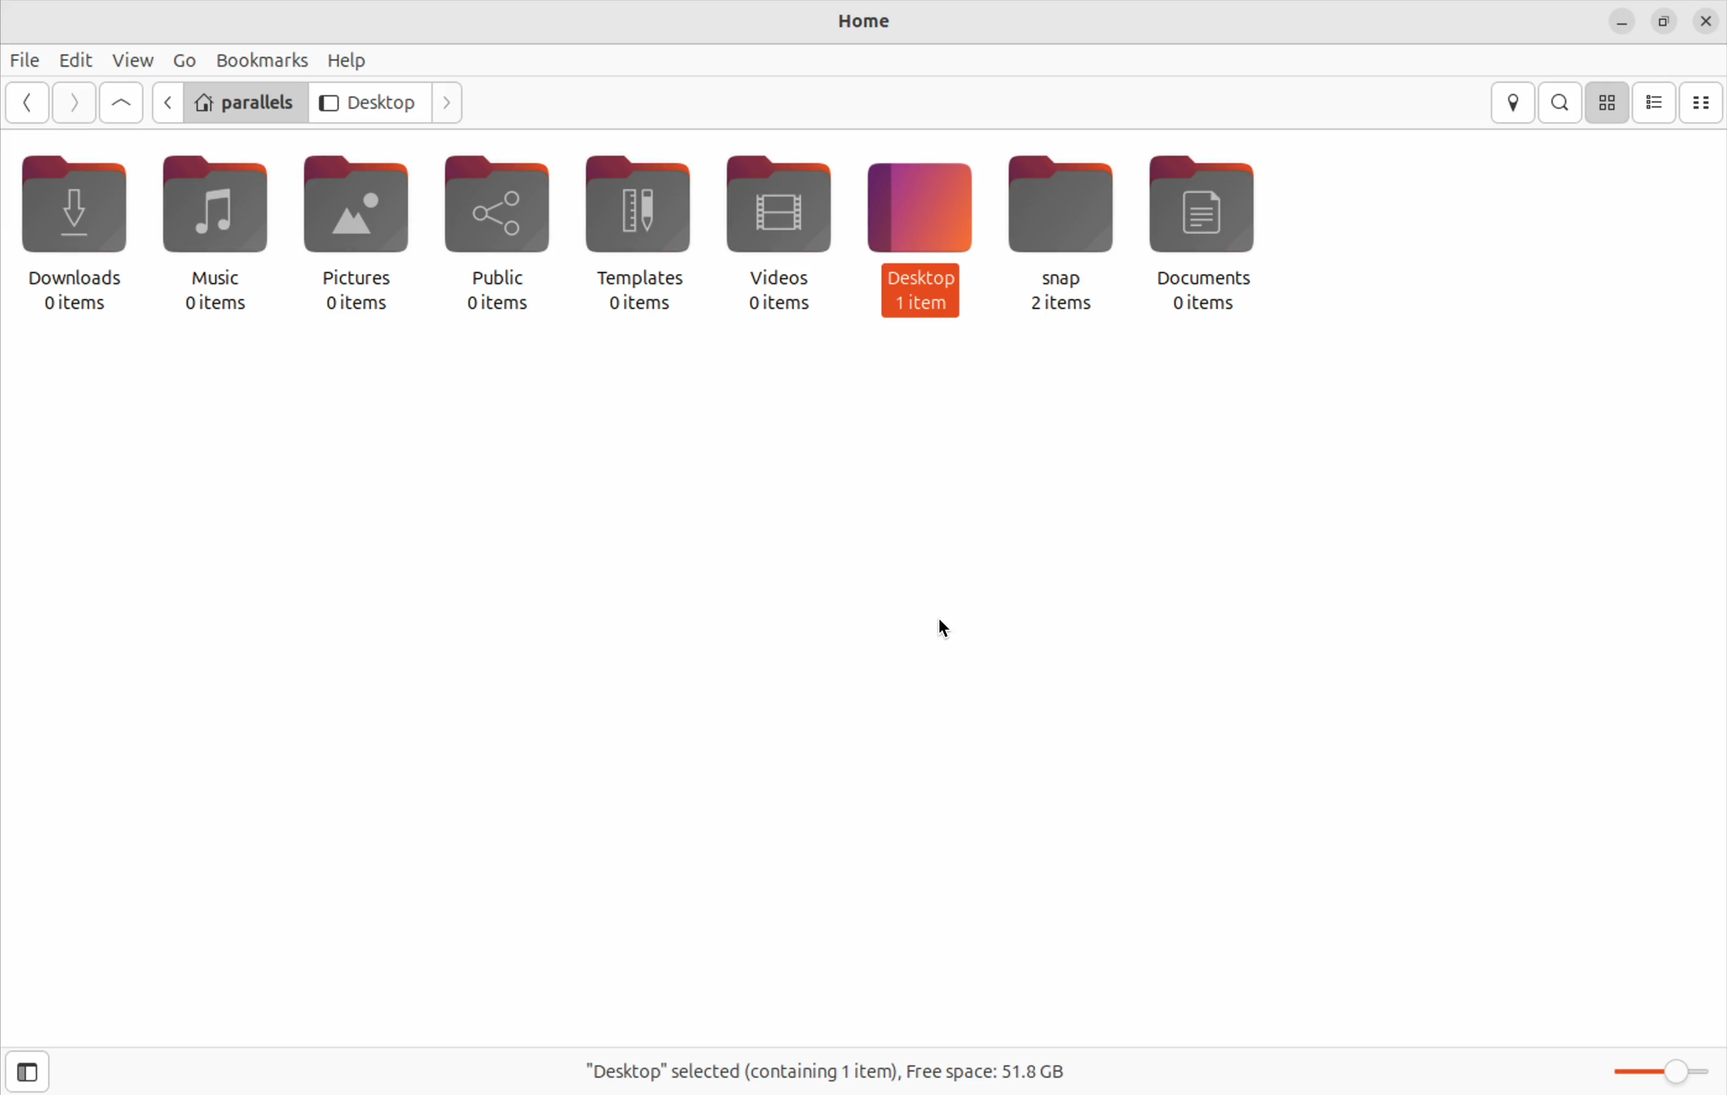 This screenshot has height=1095, width=1727. Describe the element at coordinates (1229, 238) in the screenshot. I see `documents 0 items` at that location.